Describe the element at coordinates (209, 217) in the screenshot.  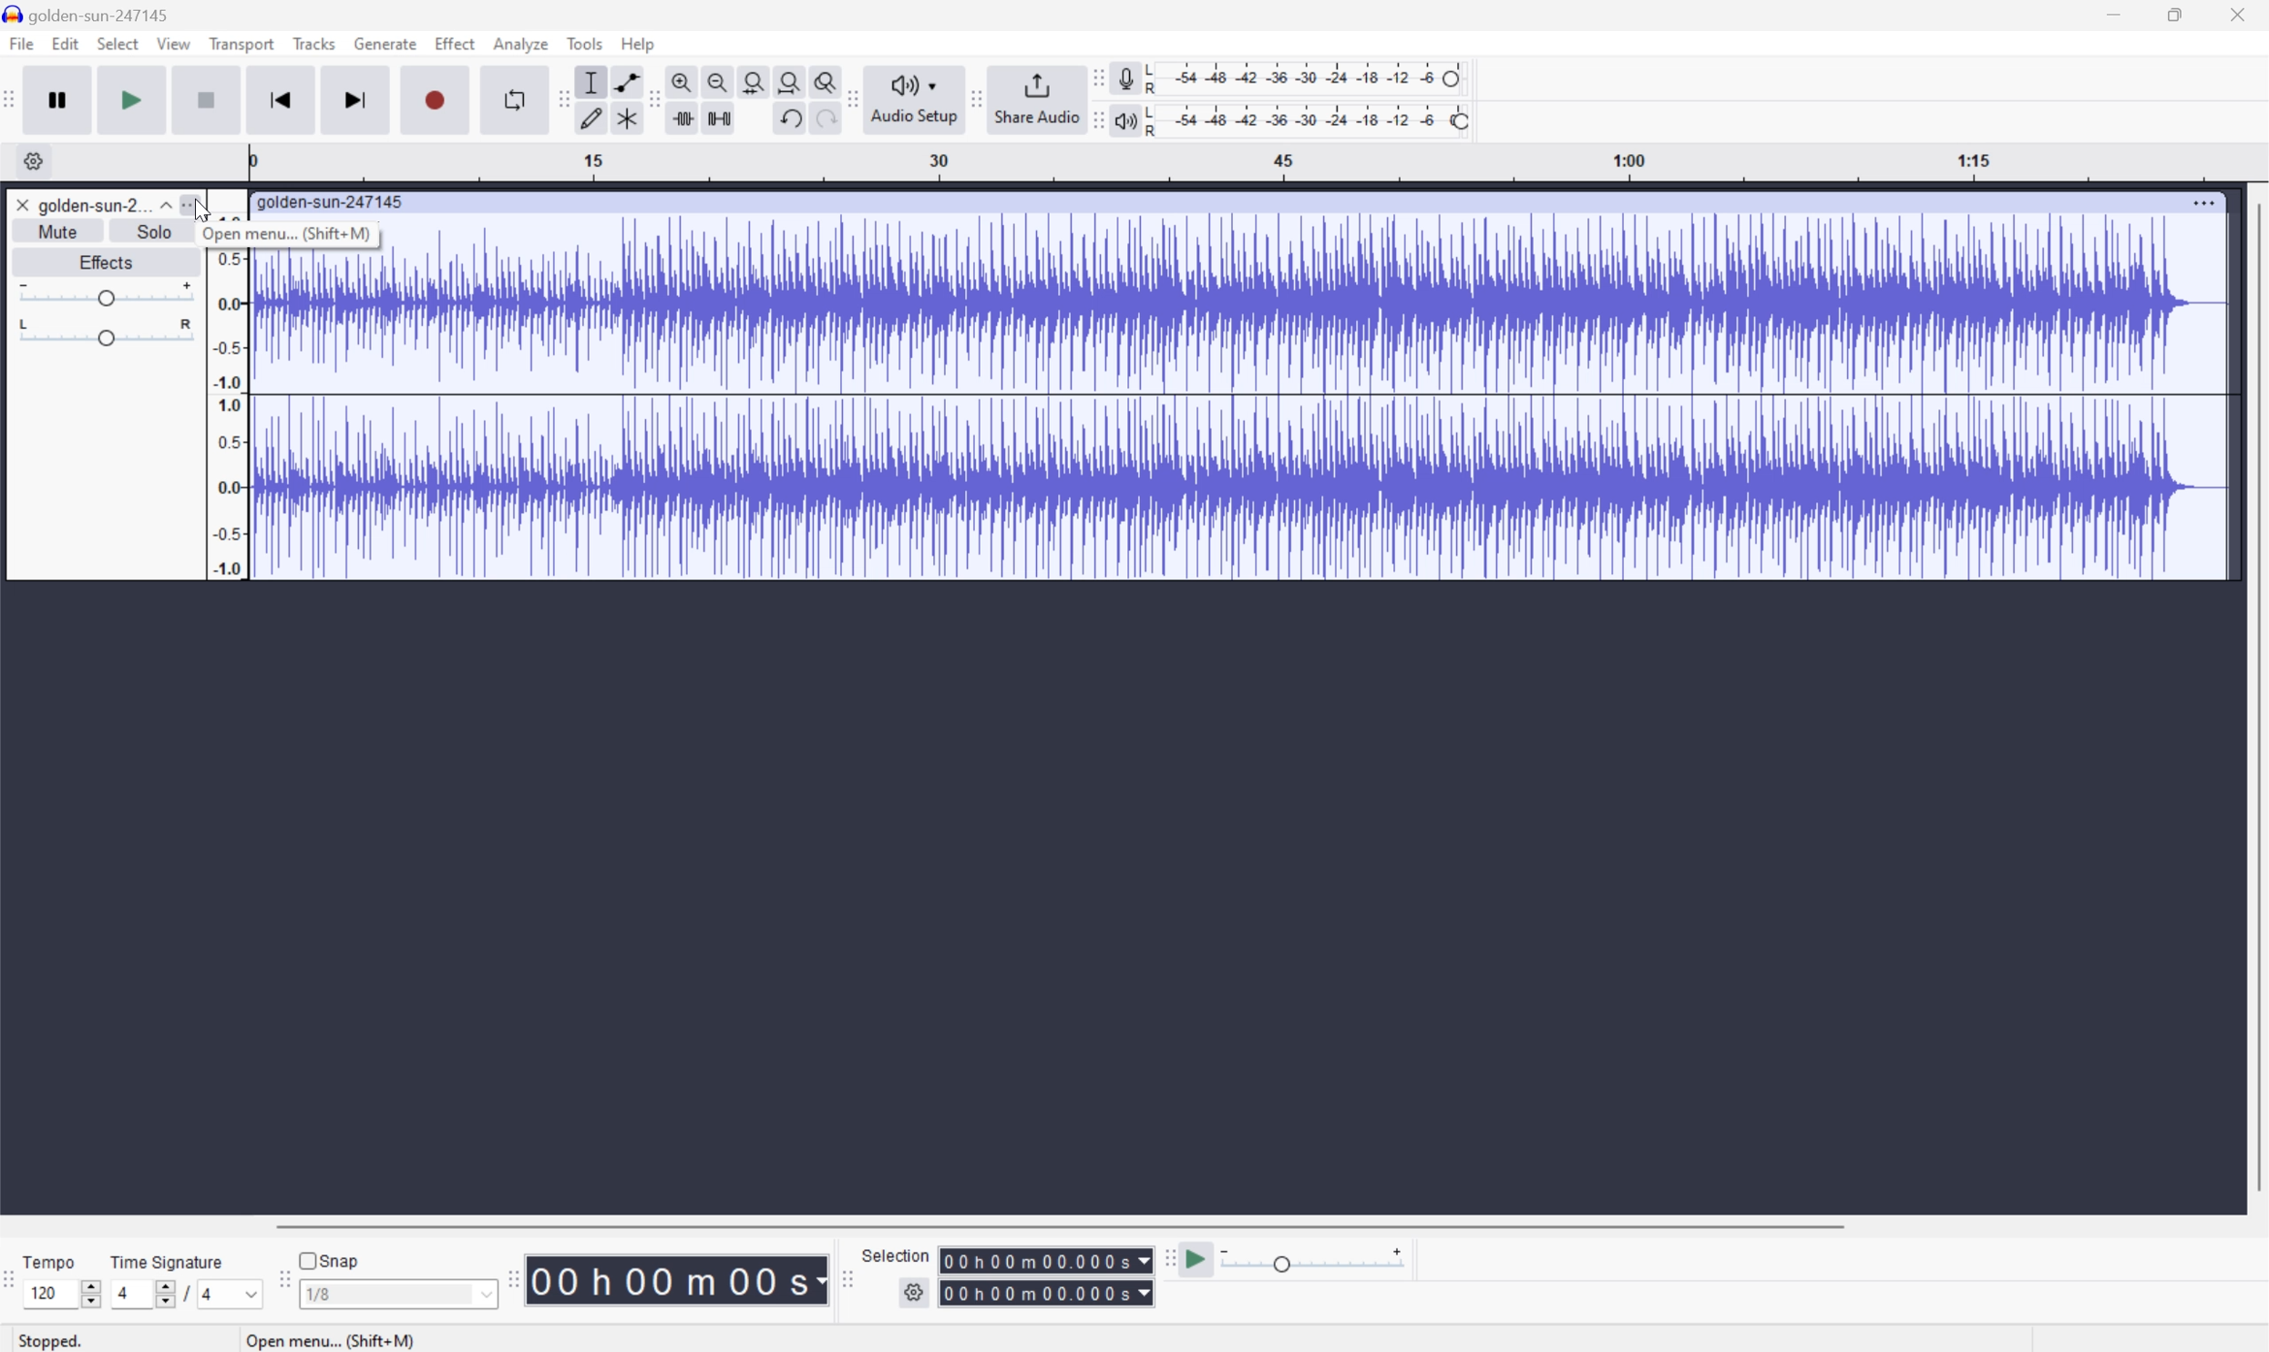
I see `cursor` at that location.